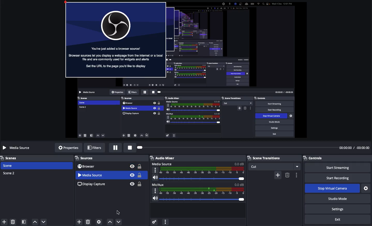 Image resolution: width=372 pixels, height=226 pixels. Describe the element at coordinates (235, 148) in the screenshot. I see `Play` at that location.